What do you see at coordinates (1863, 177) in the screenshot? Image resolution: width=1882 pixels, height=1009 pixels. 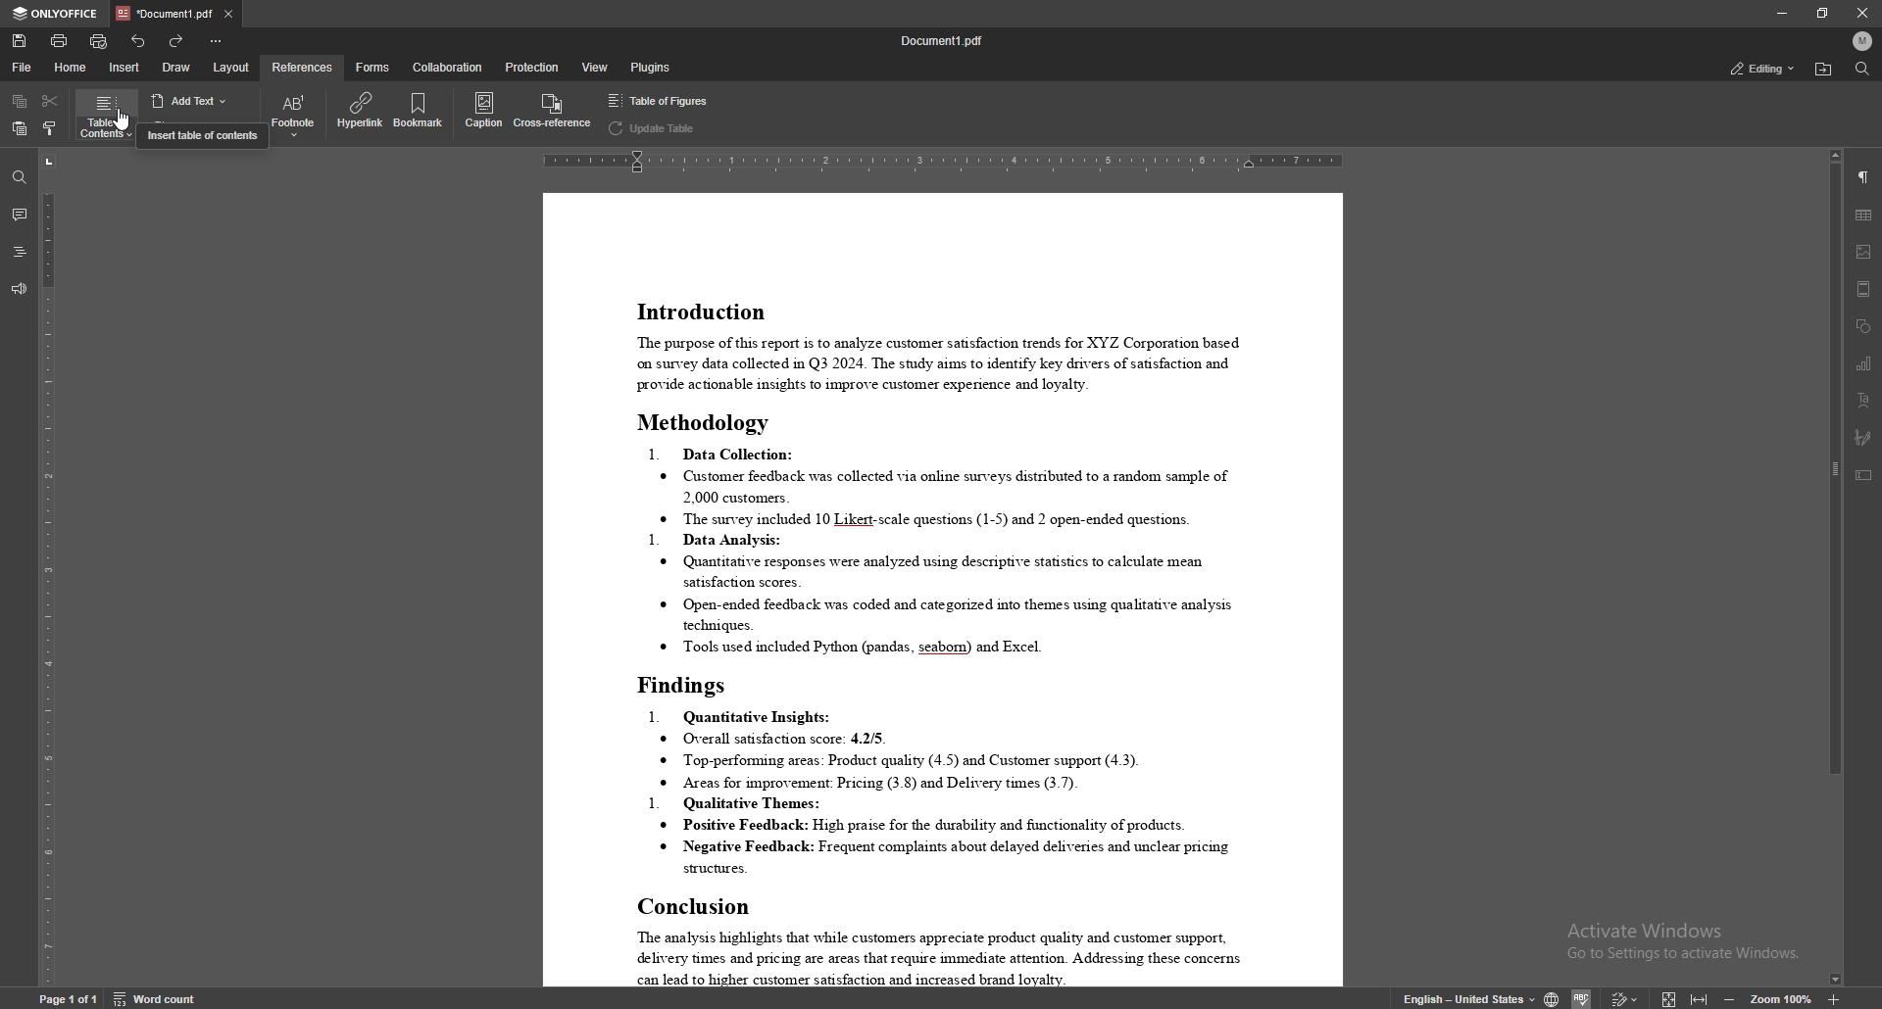 I see `paragraph` at bounding box center [1863, 177].